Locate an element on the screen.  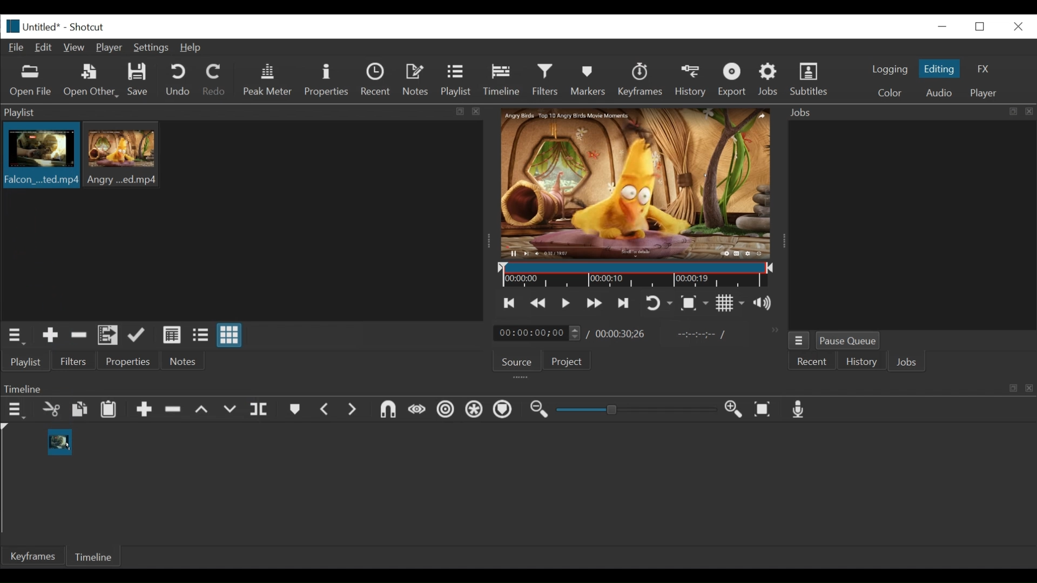
markers is located at coordinates (294, 412).